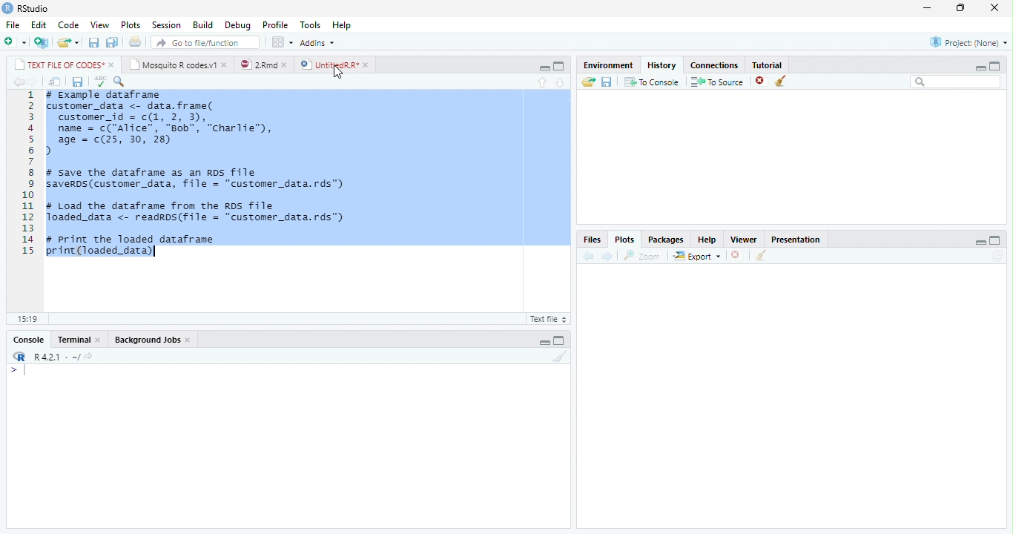 The height and width of the screenshot is (534, 1013). I want to click on ABC, so click(100, 82).